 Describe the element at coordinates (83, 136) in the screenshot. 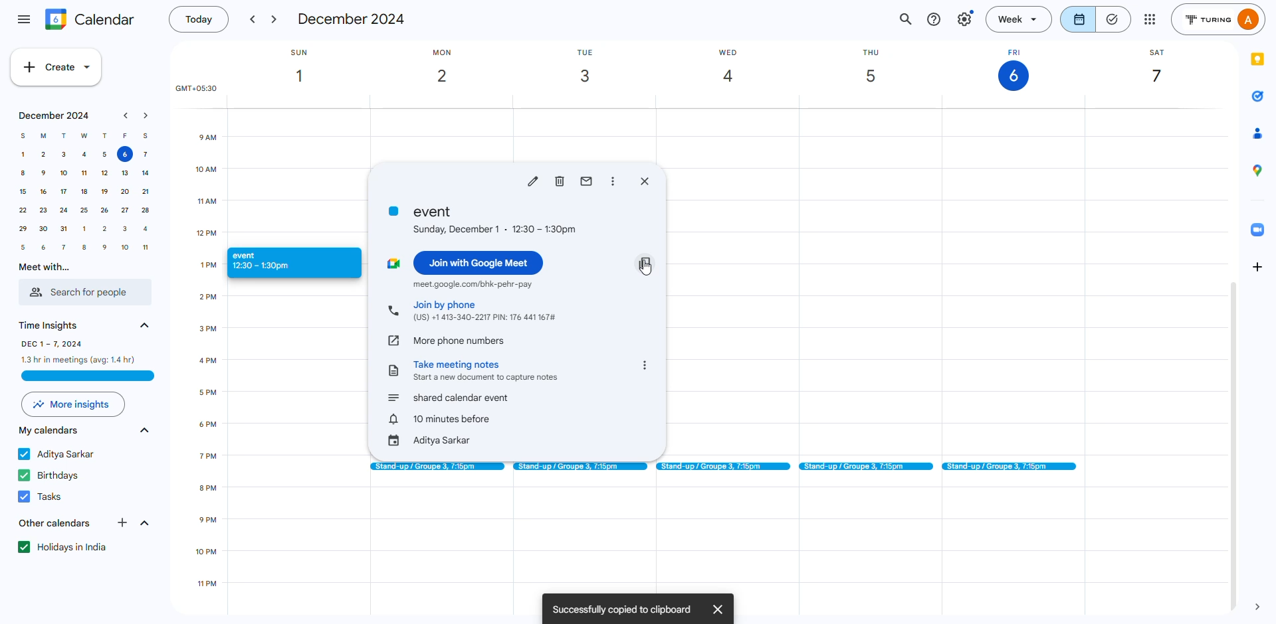

I see `w` at that location.